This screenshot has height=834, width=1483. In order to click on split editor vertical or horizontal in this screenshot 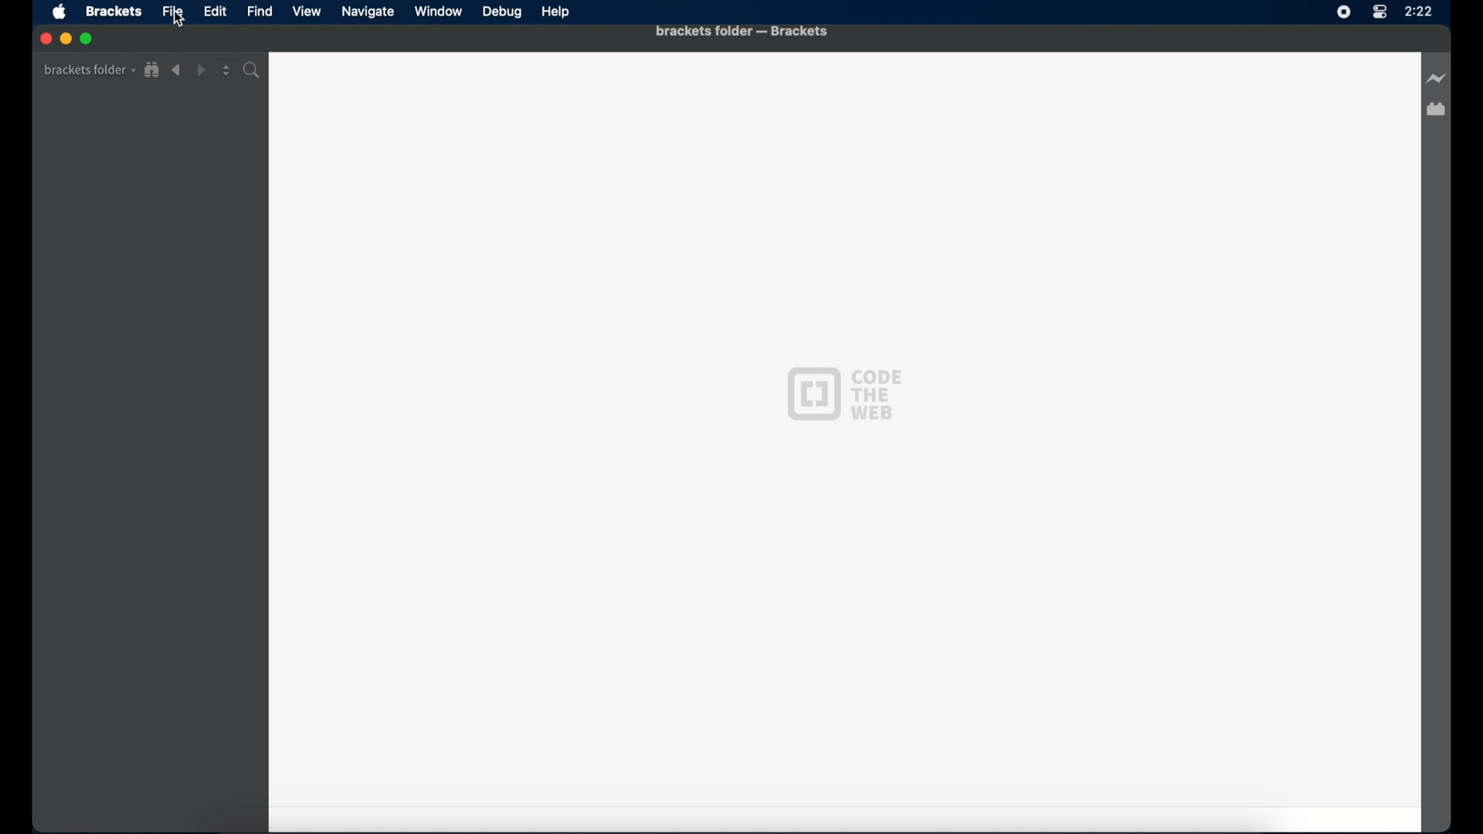, I will do `click(226, 71)`.